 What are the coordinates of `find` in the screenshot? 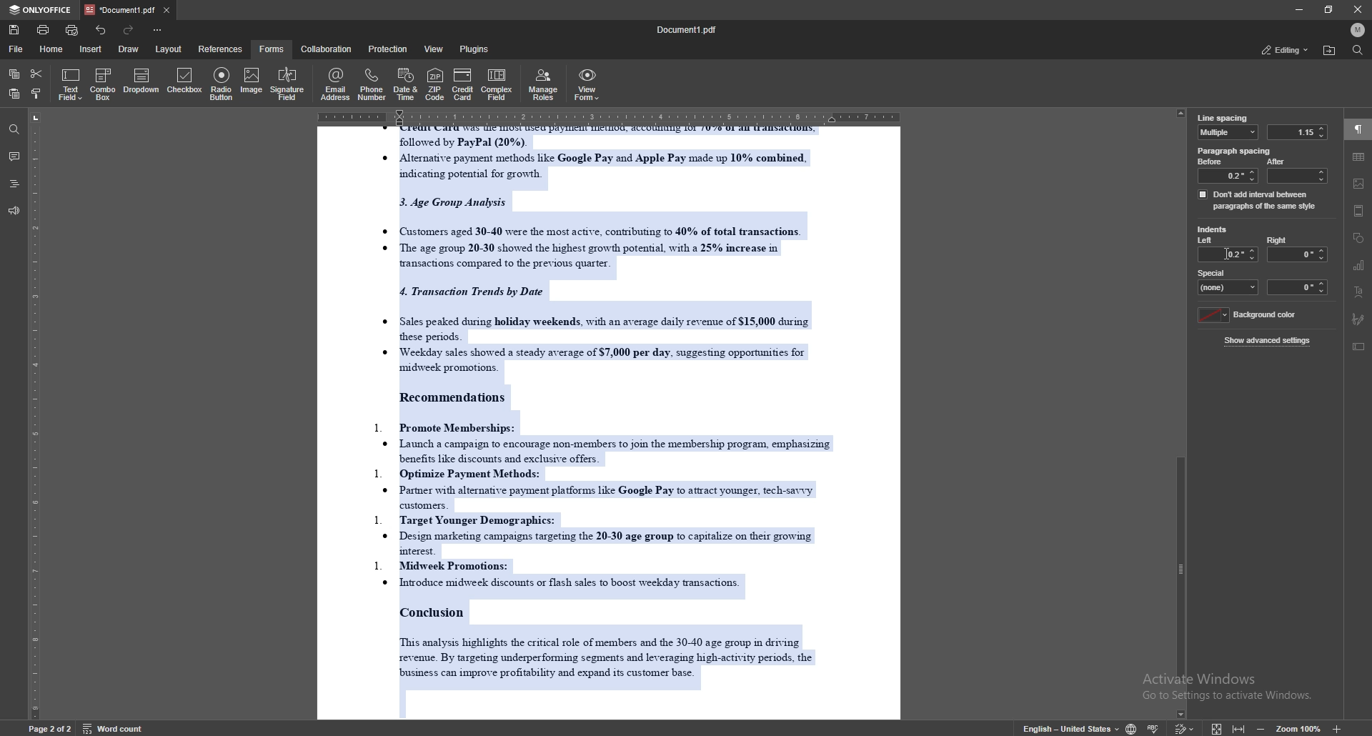 It's located at (1358, 50).